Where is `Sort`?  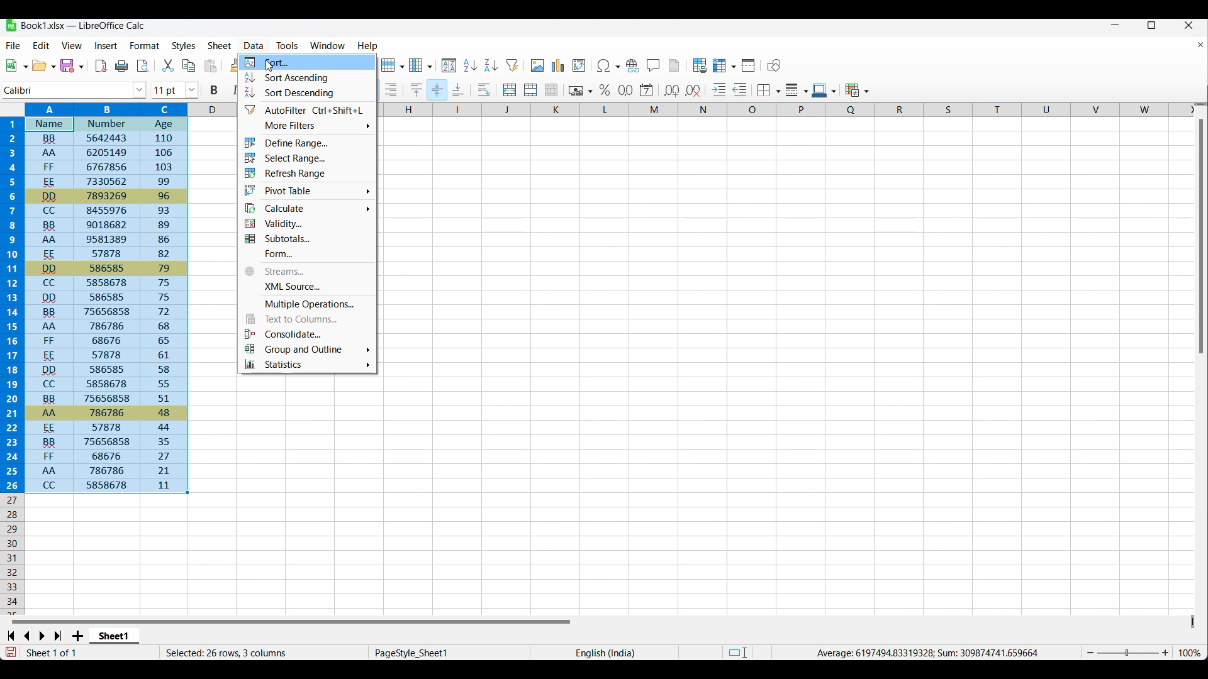 Sort is located at coordinates (449, 66).